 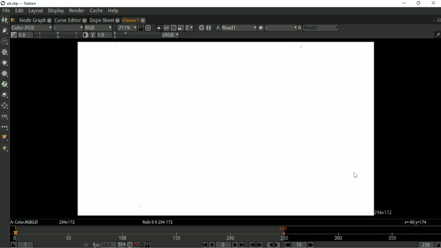 I want to click on 1.0, so click(x=104, y=35).